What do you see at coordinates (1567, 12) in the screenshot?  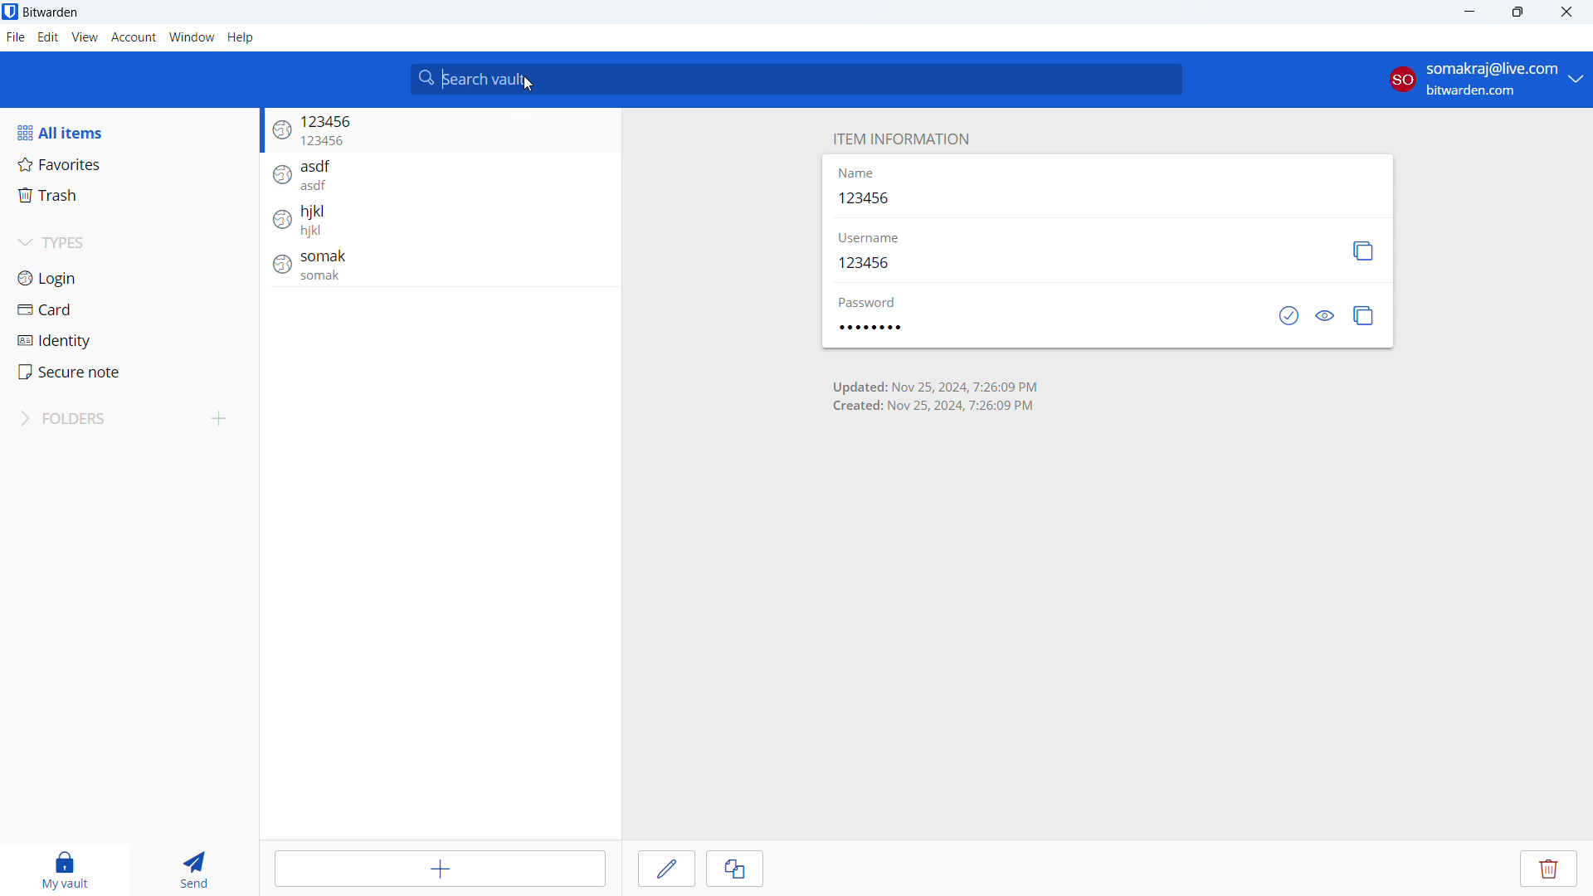 I see `close` at bounding box center [1567, 12].